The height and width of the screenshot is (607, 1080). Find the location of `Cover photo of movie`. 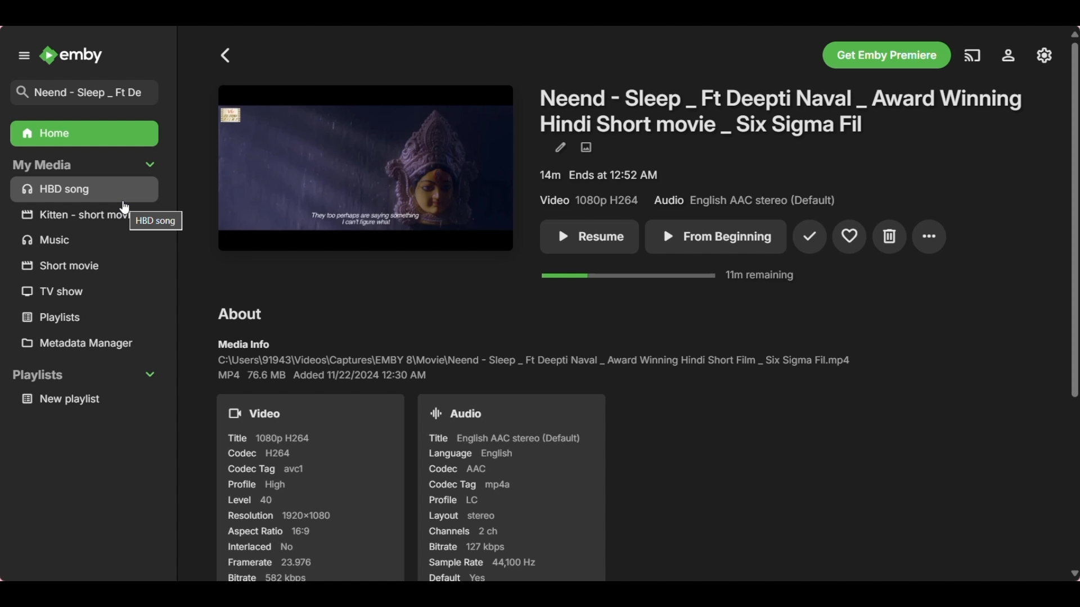

Cover photo of movie is located at coordinates (366, 169).